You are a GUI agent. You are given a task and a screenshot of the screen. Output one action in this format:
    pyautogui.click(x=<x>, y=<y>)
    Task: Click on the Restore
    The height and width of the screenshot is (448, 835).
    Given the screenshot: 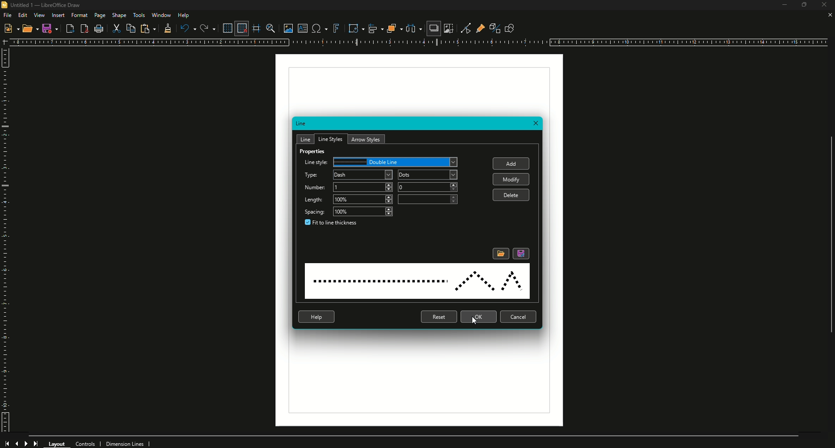 What is the action you would take?
    pyautogui.click(x=803, y=6)
    